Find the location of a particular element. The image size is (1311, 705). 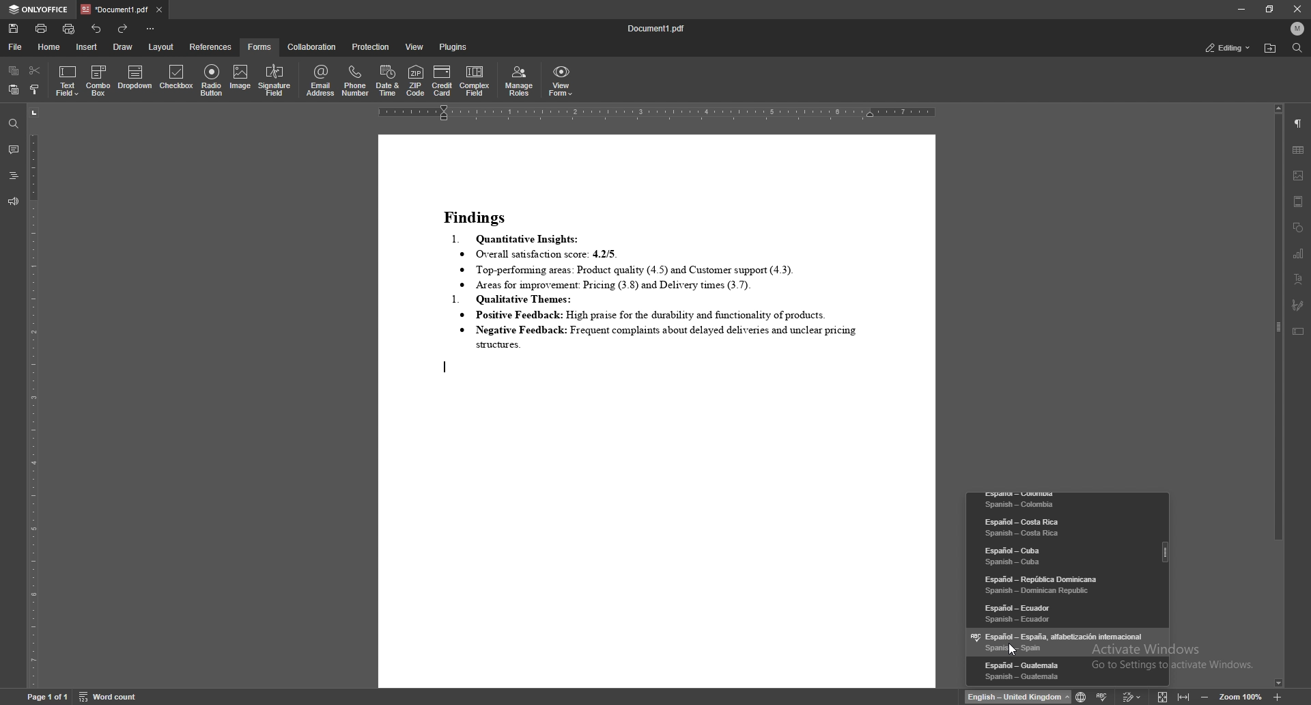

change text language is located at coordinates (1079, 695).